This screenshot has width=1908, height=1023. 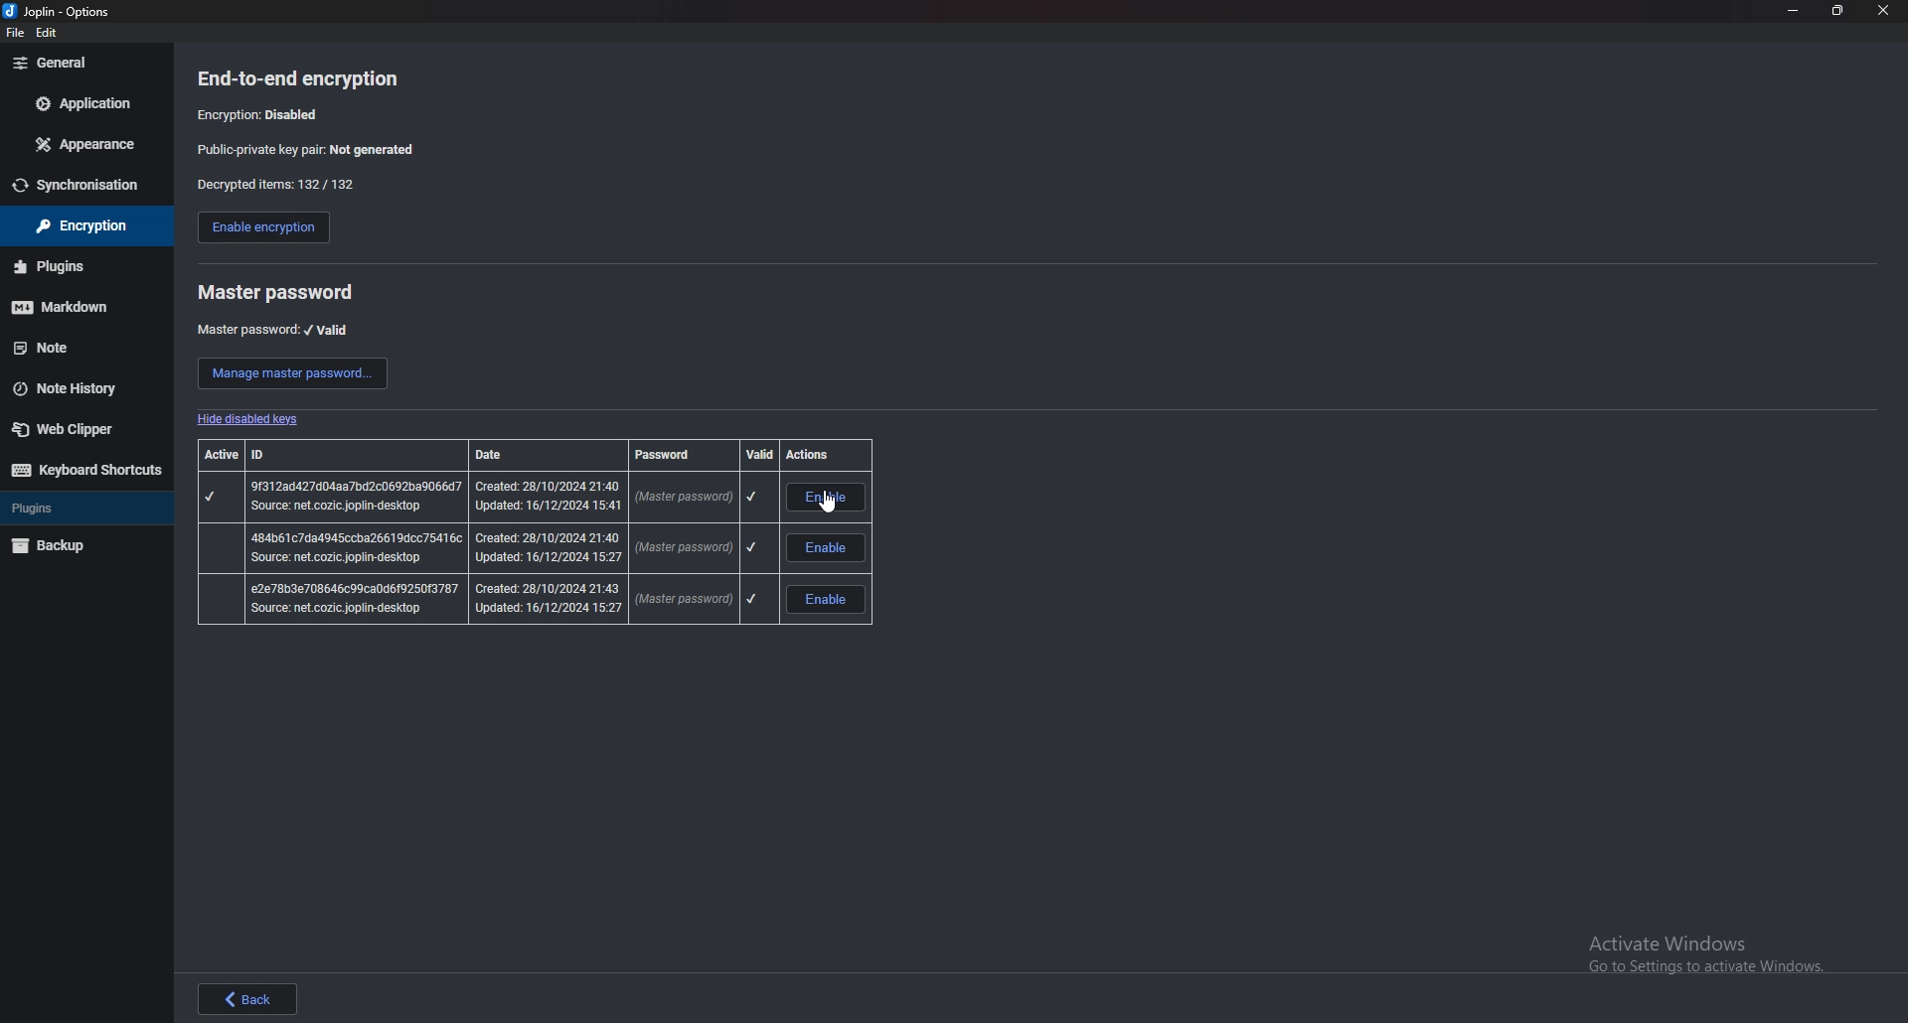 I want to click on id, so click(x=297, y=454).